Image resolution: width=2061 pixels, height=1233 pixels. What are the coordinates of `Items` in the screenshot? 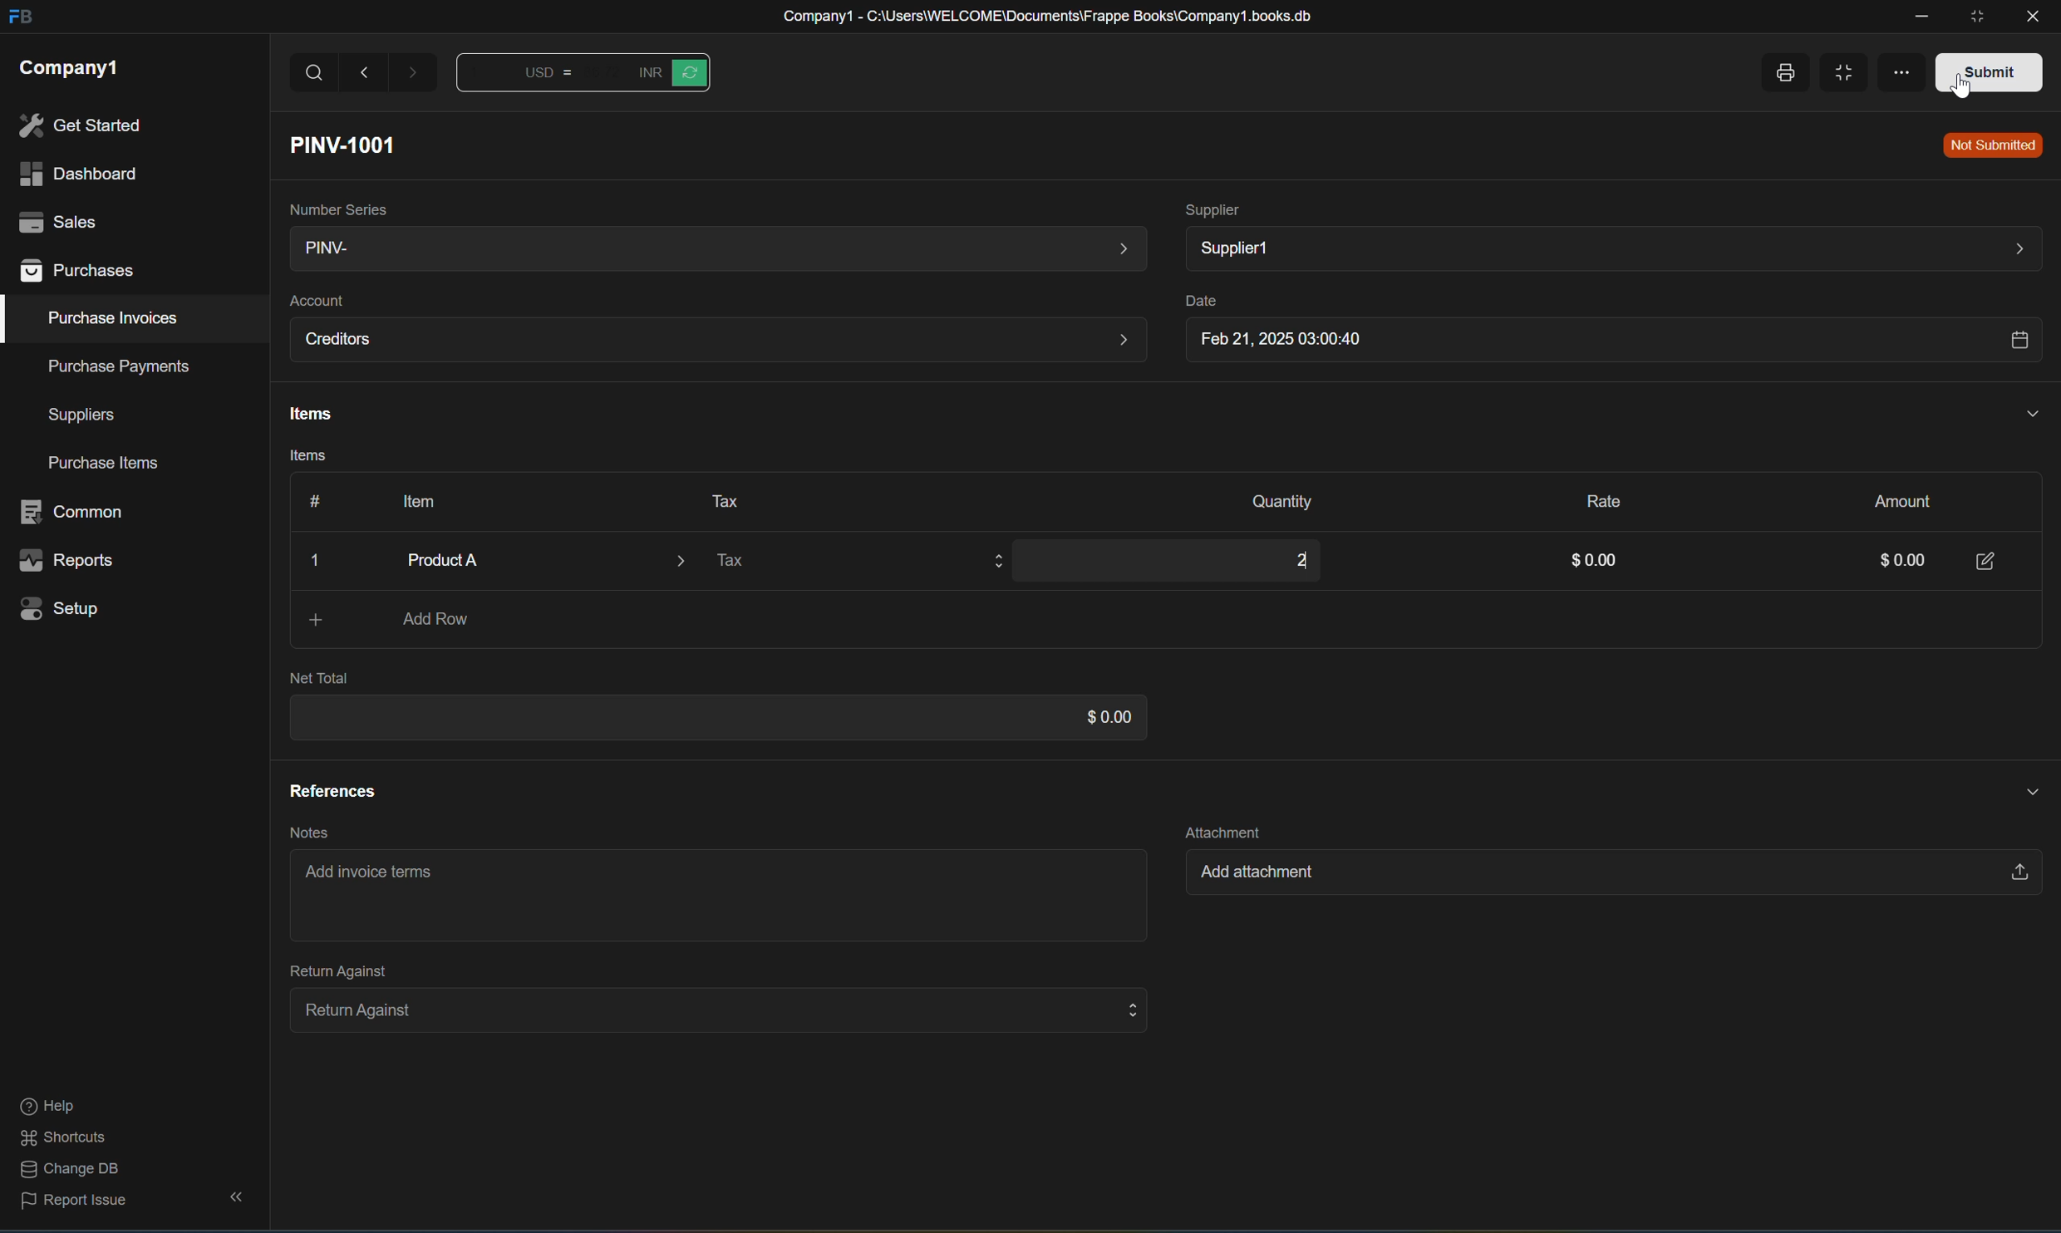 It's located at (301, 459).